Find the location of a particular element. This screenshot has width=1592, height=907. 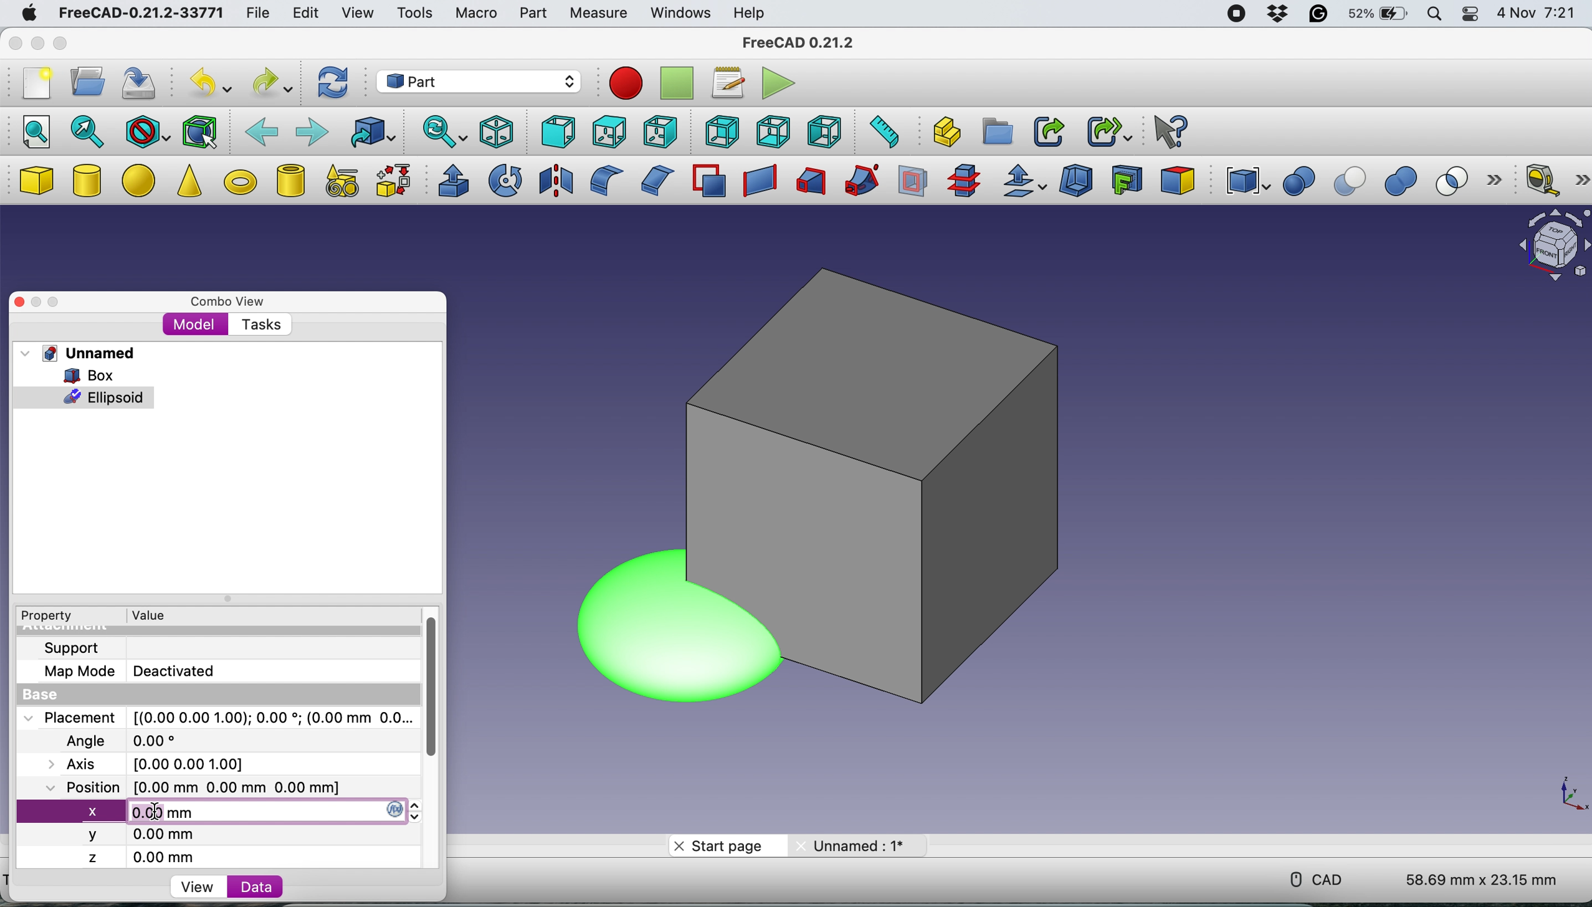

open is located at coordinates (83, 82).